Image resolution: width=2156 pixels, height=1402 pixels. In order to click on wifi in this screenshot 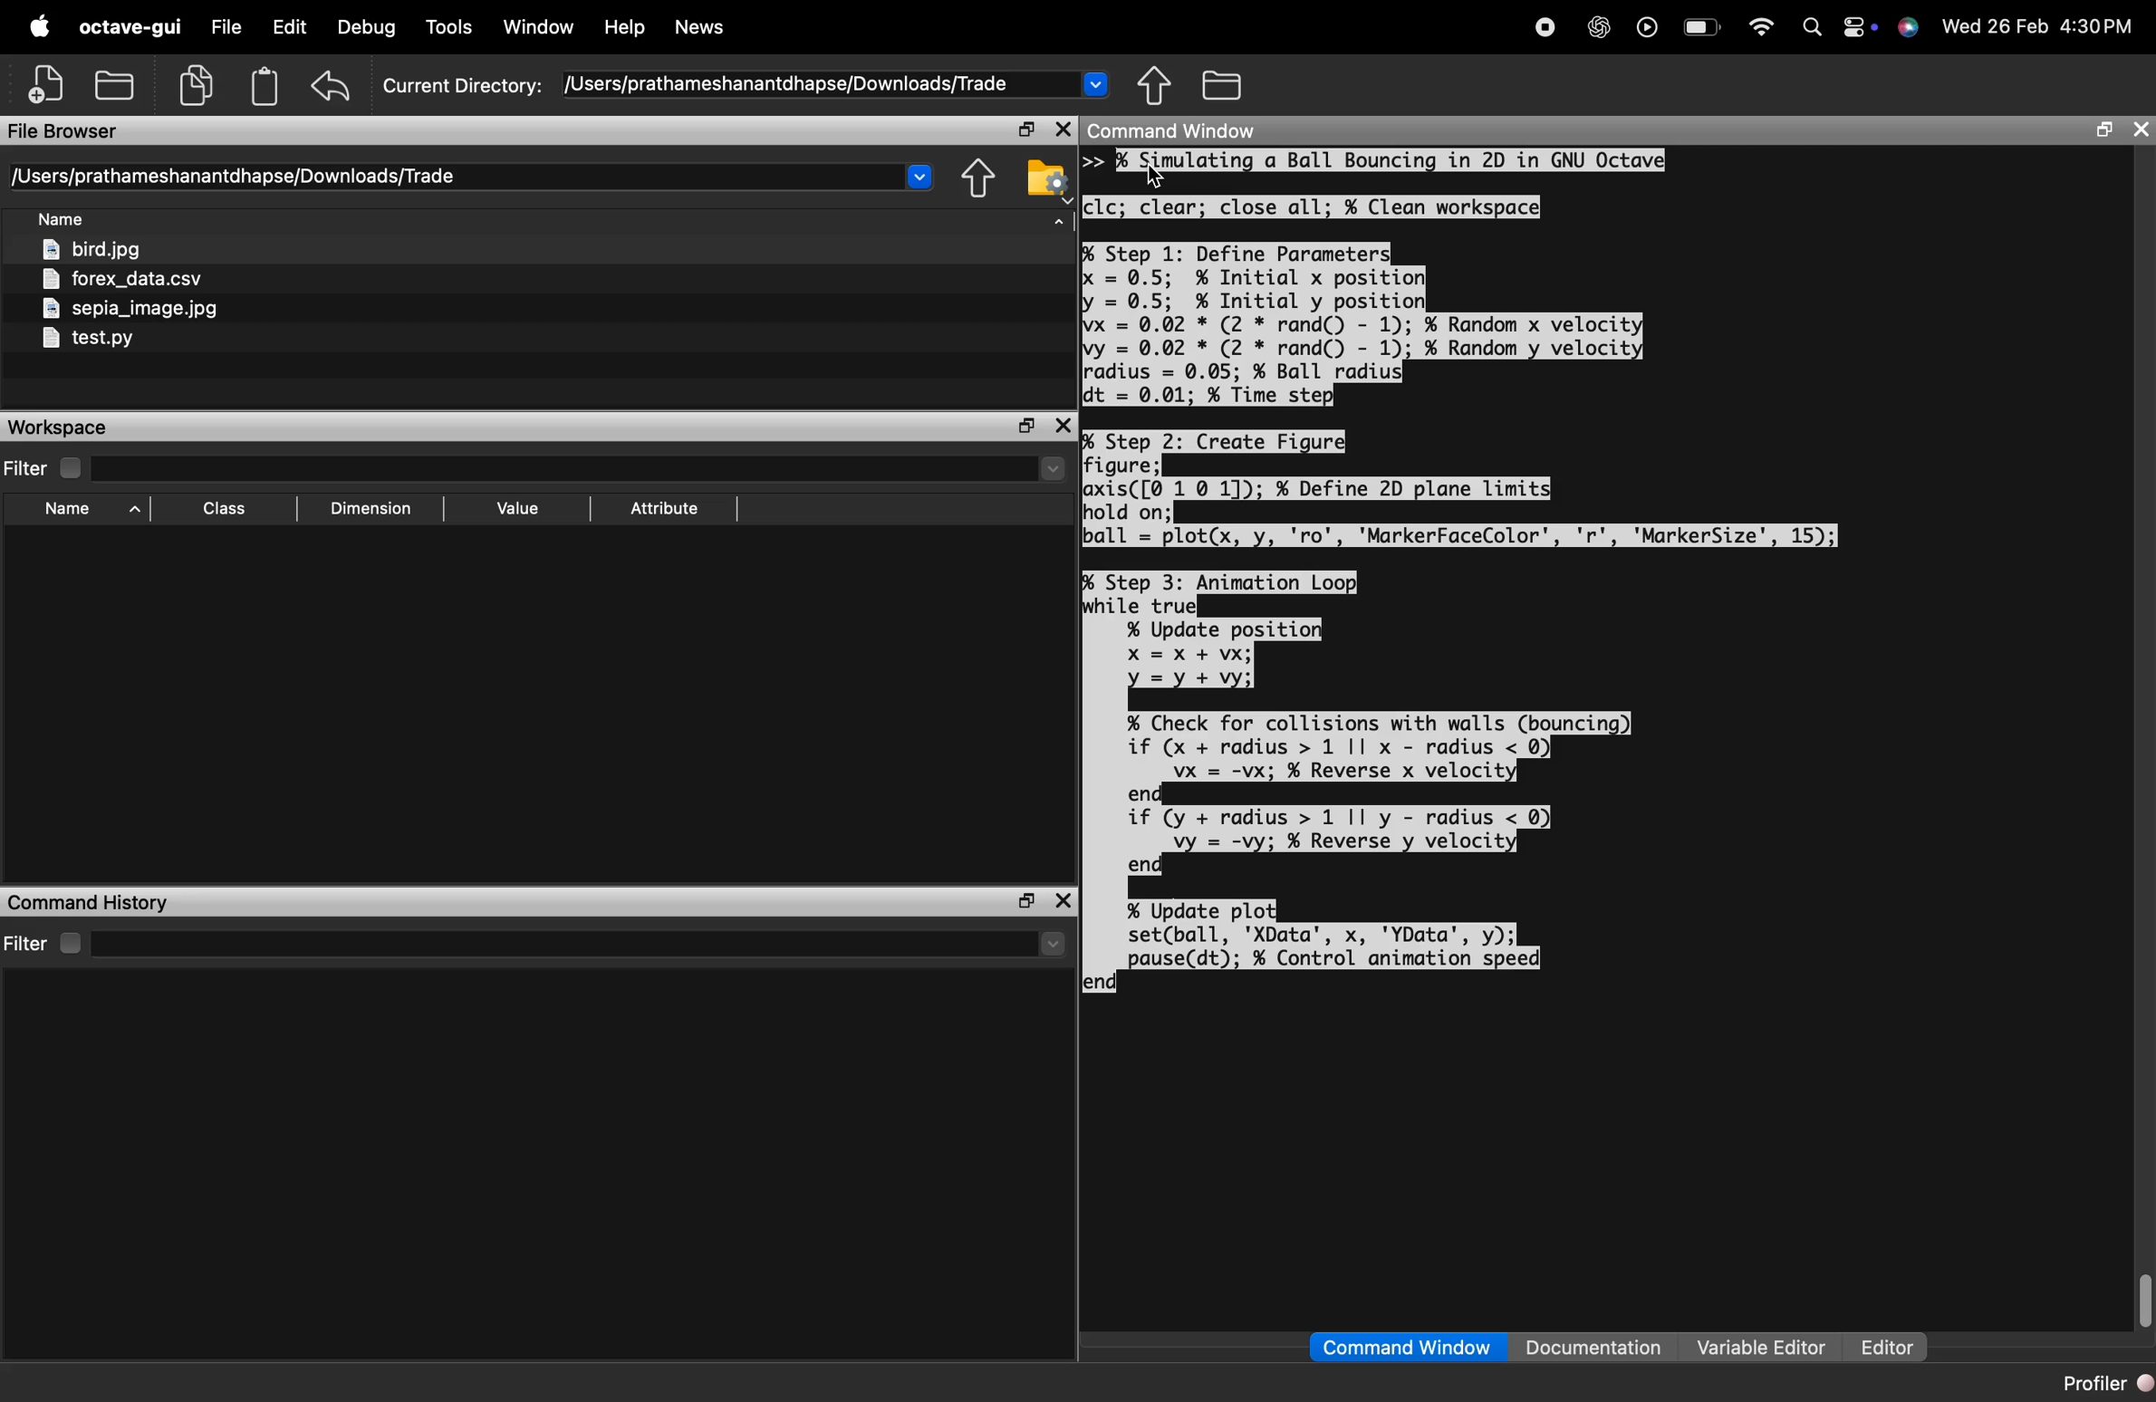, I will do `click(1762, 32)`.